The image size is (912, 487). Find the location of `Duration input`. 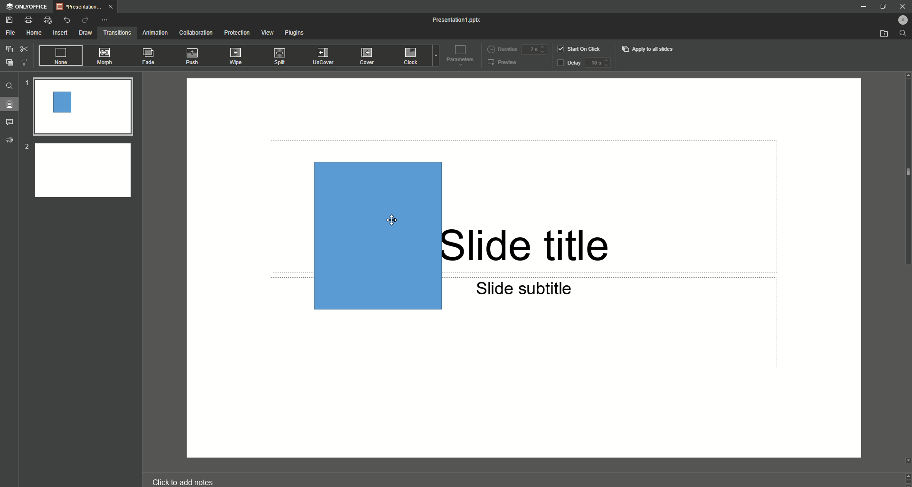

Duration input is located at coordinates (535, 49).